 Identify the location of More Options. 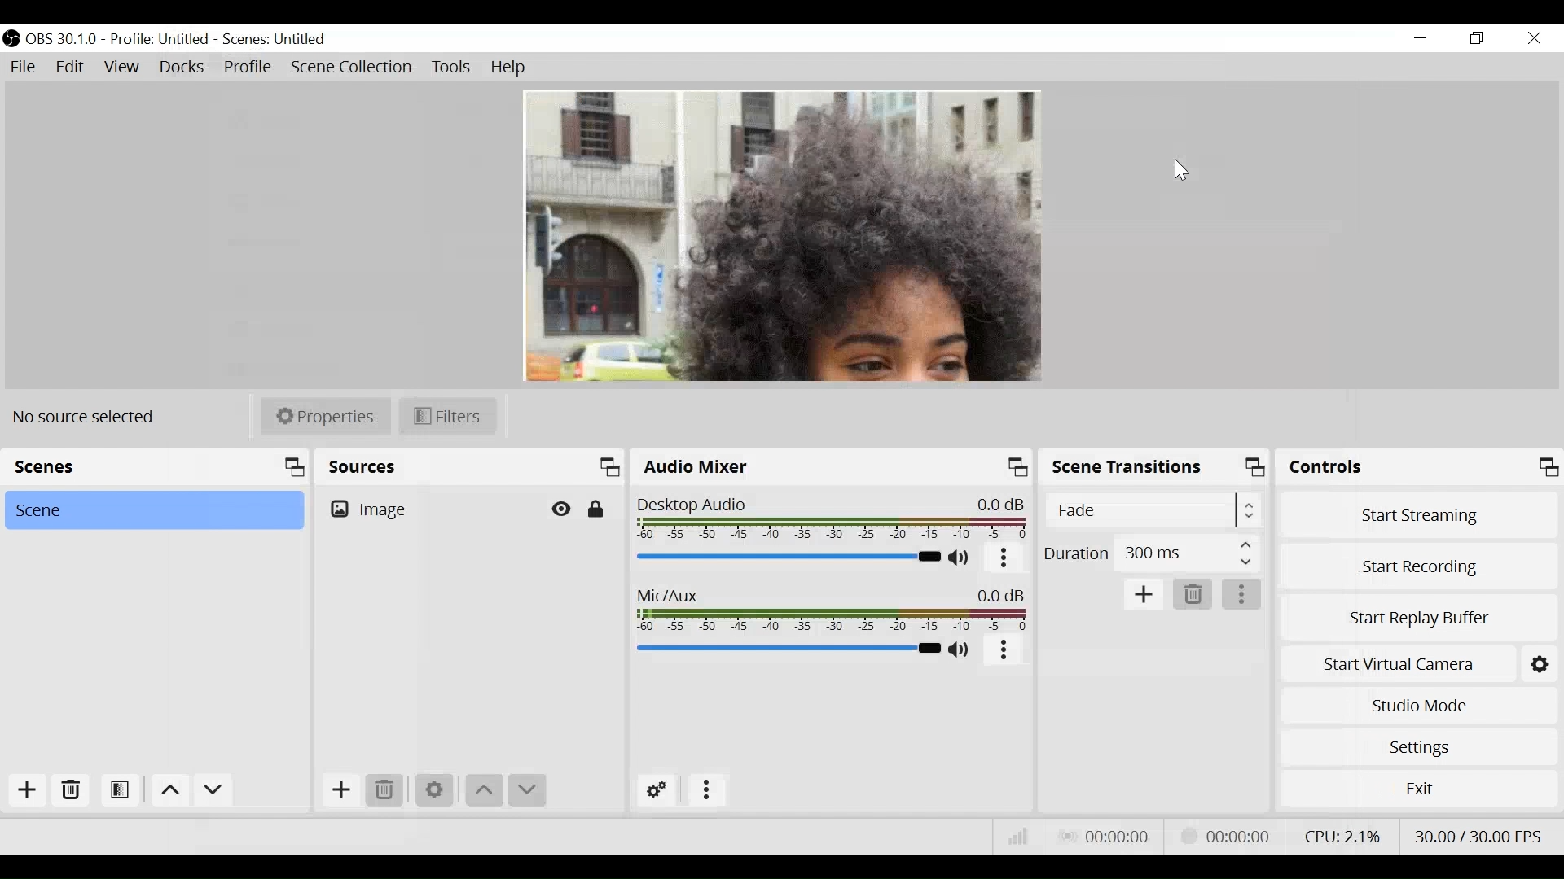
(1004, 653).